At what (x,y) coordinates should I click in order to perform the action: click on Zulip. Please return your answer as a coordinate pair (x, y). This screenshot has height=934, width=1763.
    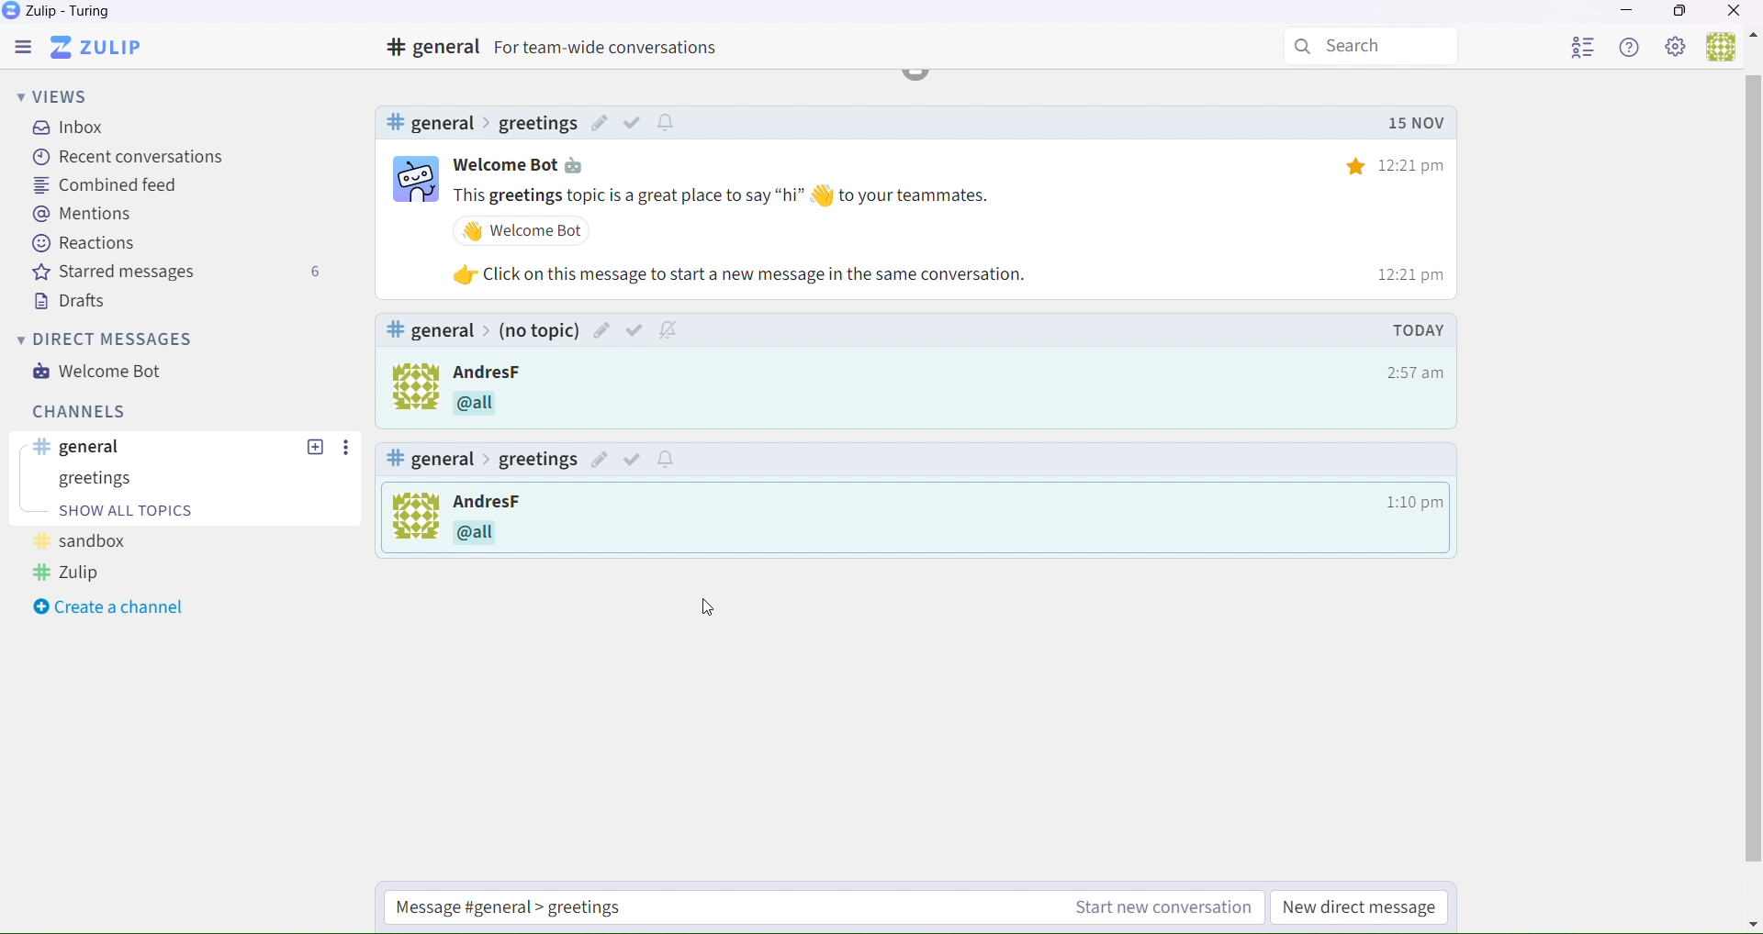
    Looking at the image, I should click on (63, 14).